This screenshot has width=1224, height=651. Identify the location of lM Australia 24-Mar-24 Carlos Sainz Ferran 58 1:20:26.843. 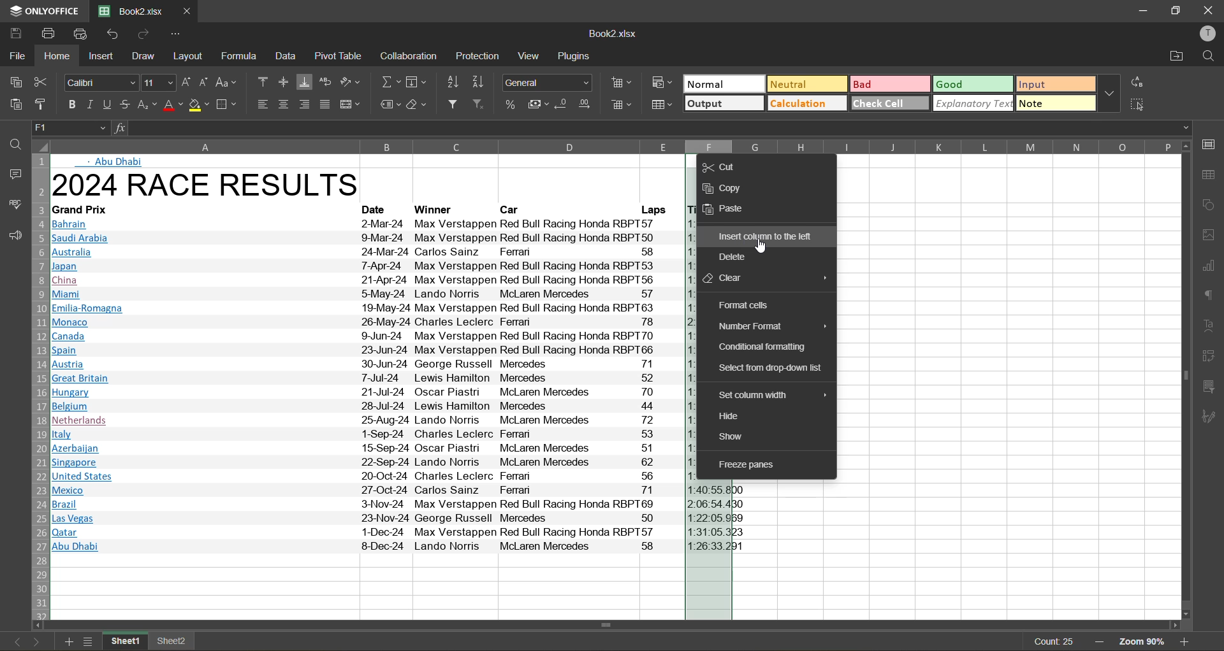
(367, 252).